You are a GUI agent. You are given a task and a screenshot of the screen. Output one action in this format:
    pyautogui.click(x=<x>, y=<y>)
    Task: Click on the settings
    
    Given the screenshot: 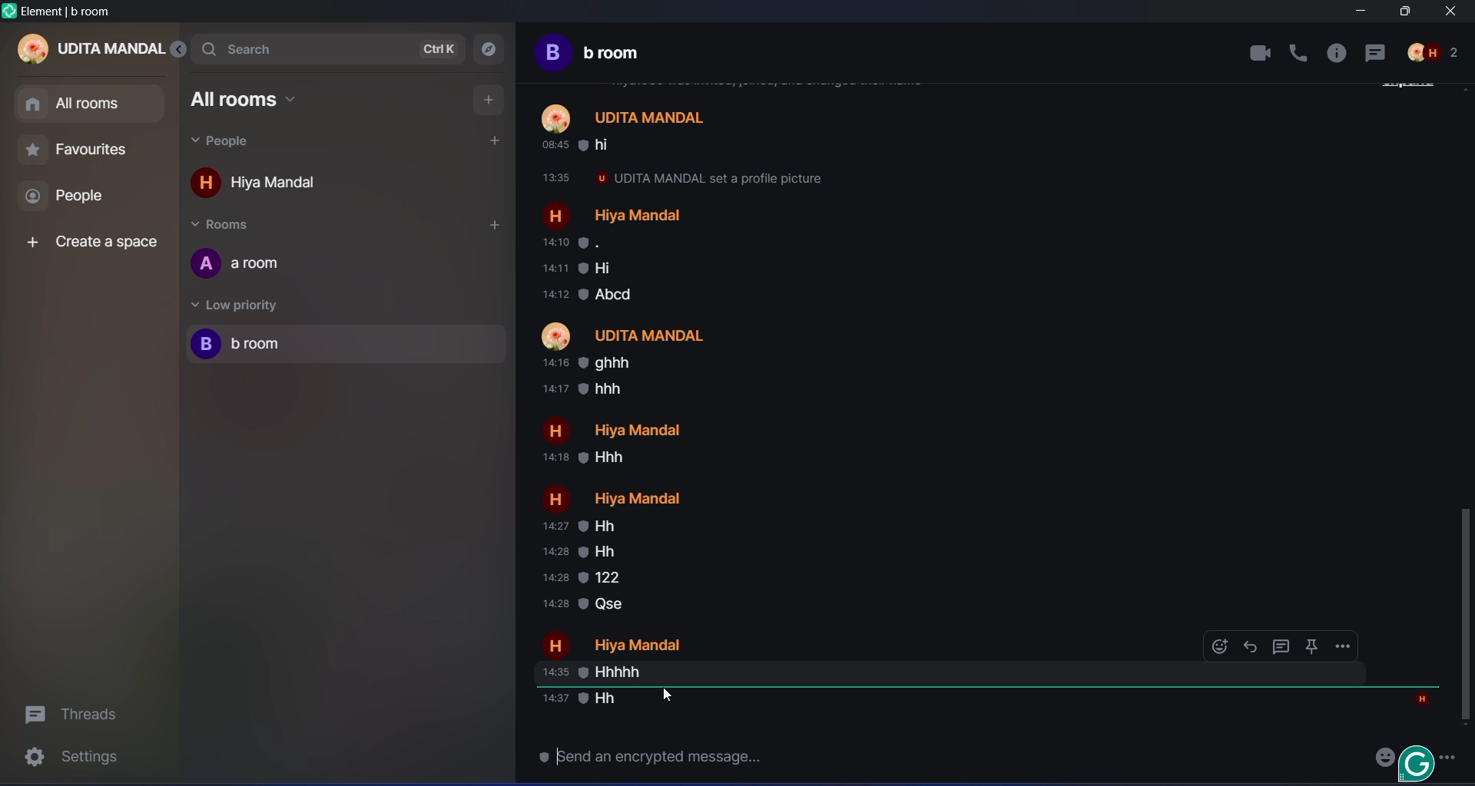 What is the action you would take?
    pyautogui.click(x=78, y=761)
    